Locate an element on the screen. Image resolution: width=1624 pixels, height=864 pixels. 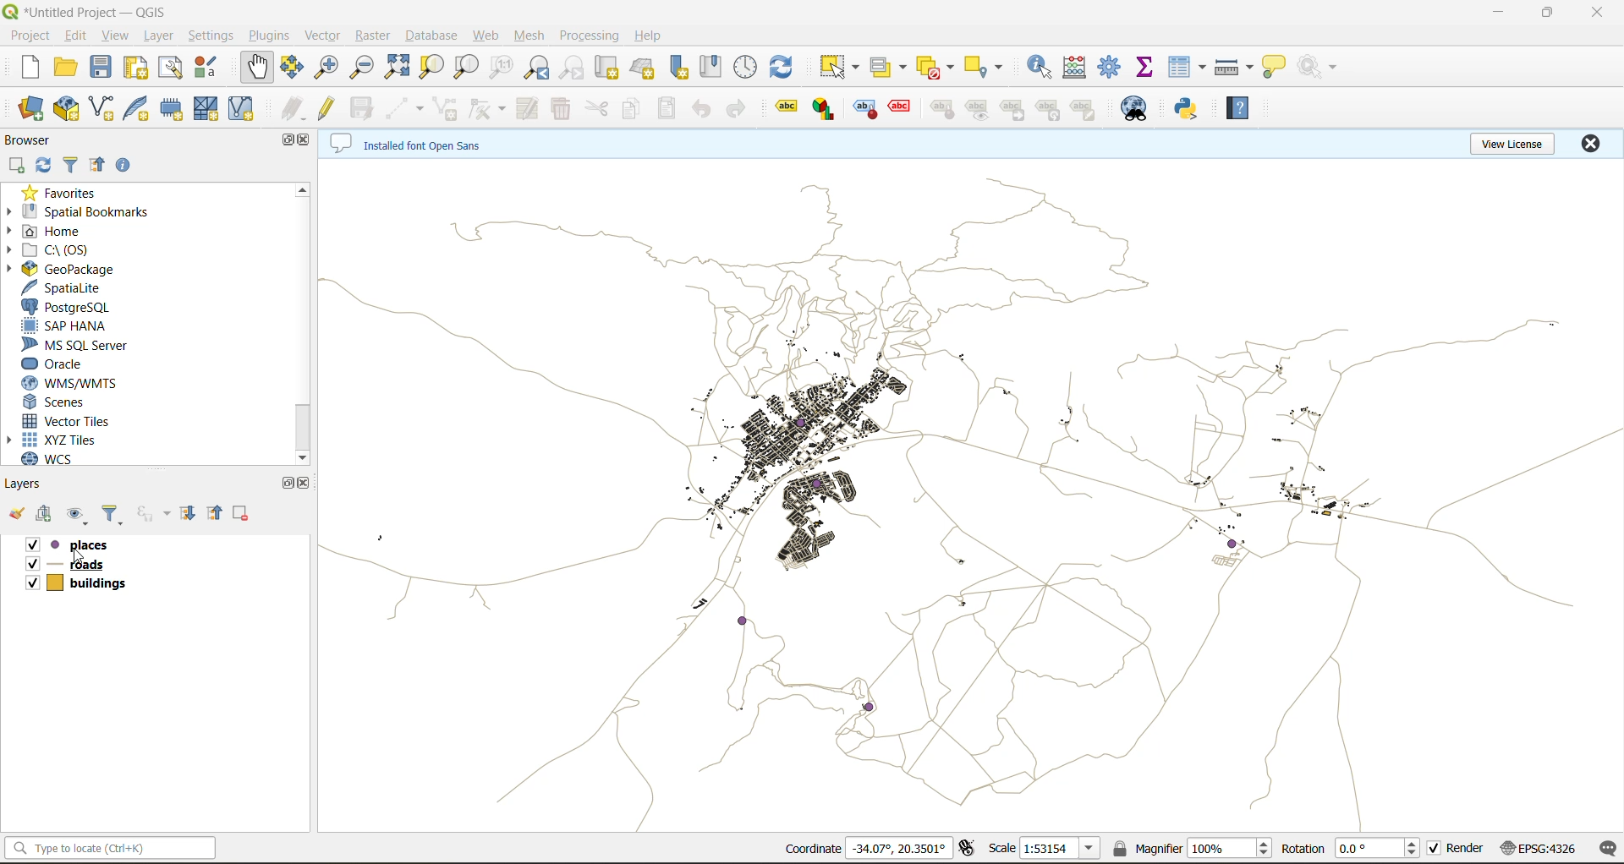
toolbox is located at coordinates (1112, 68).